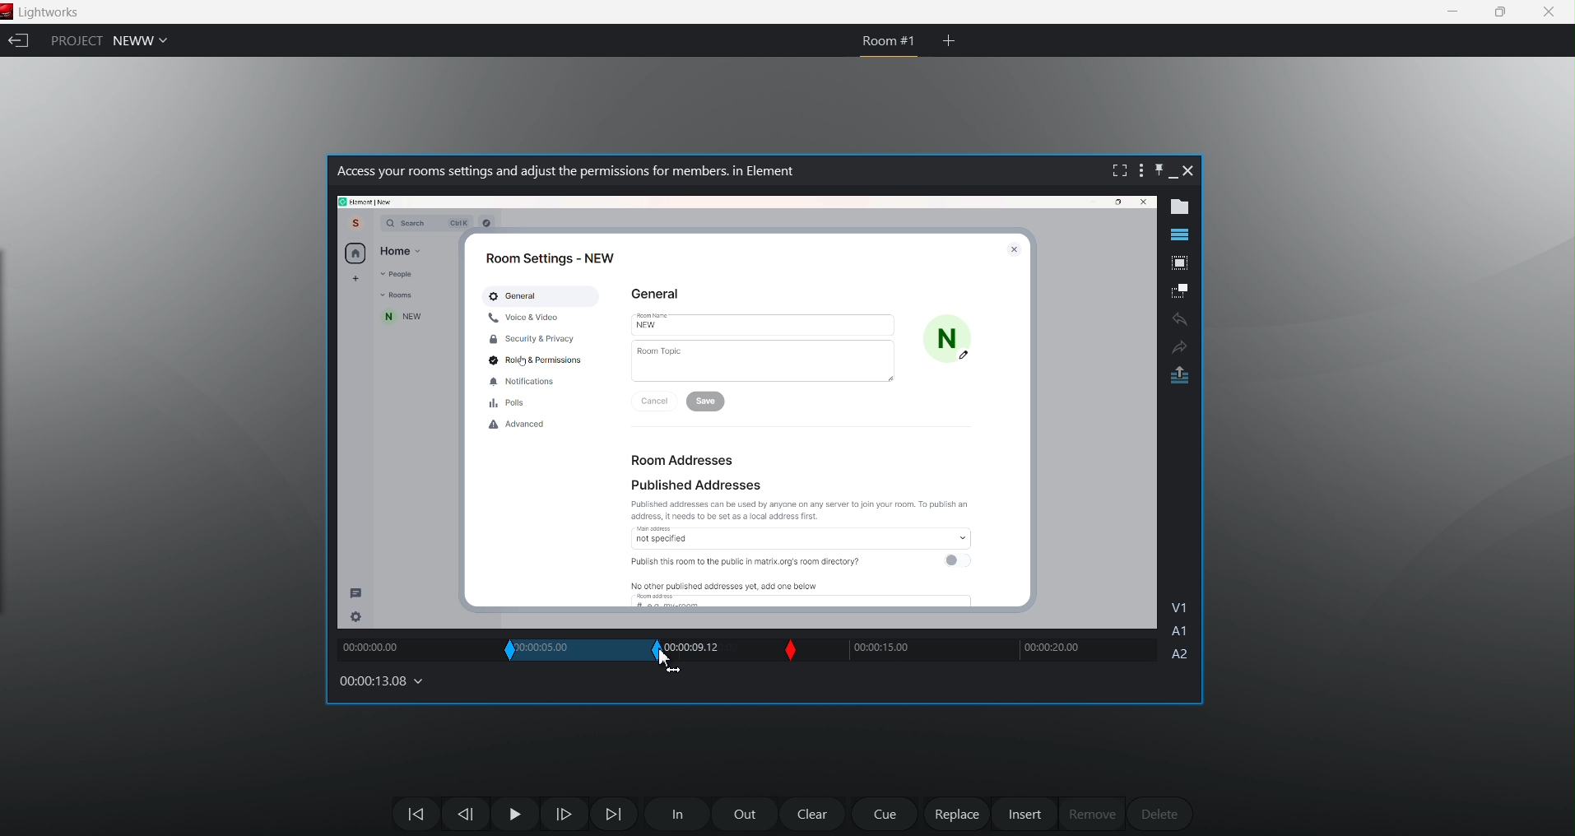  I want to click on Redo, so click(1178, 346).